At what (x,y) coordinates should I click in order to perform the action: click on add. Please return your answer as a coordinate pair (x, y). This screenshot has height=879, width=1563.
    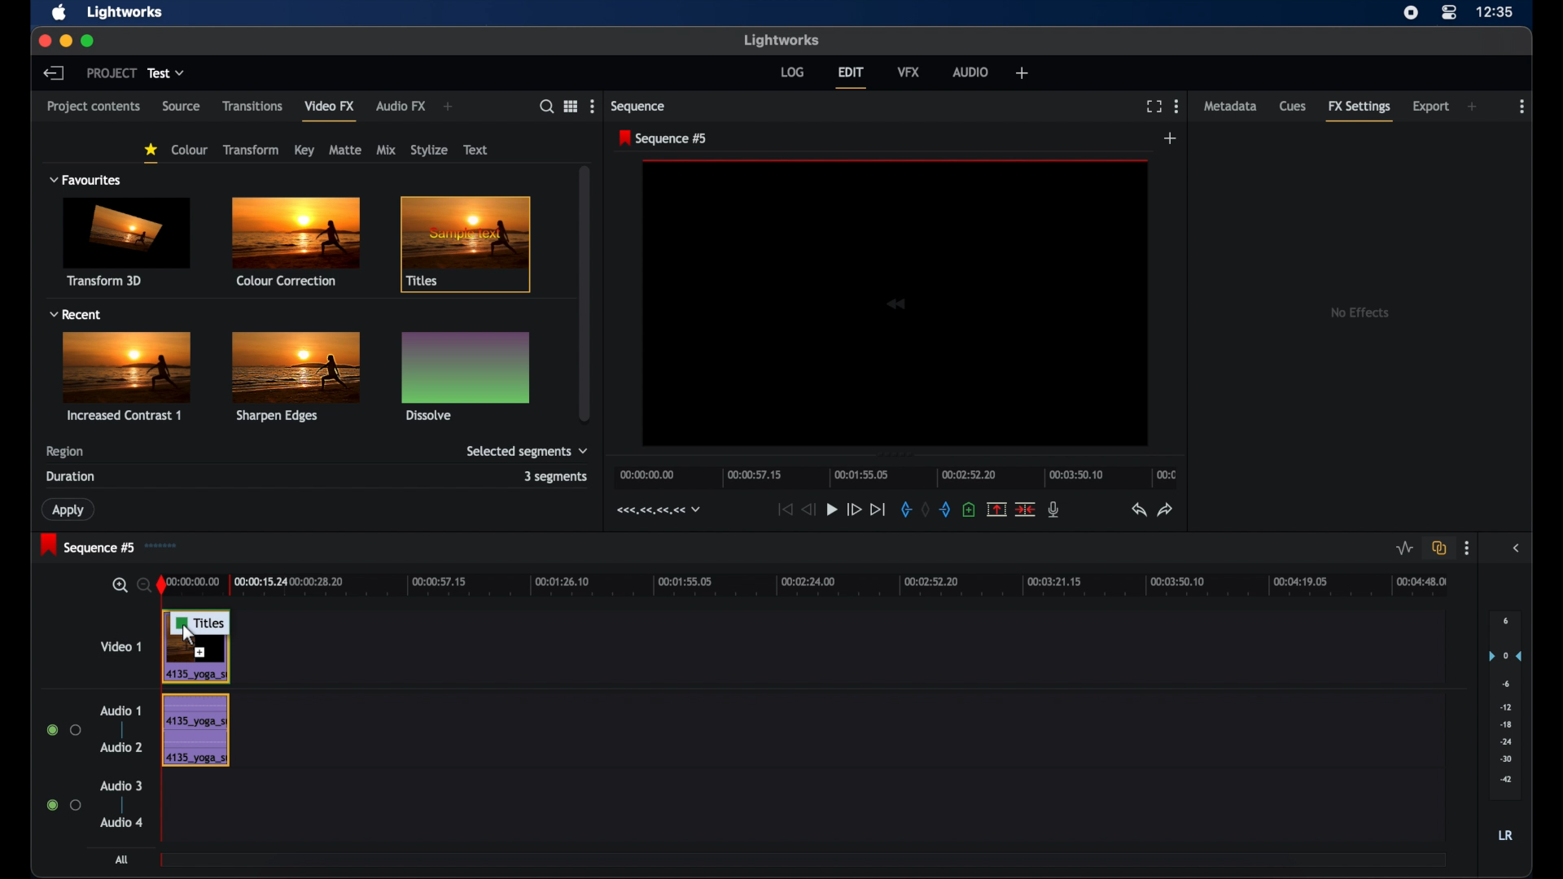
    Looking at the image, I should click on (1171, 139).